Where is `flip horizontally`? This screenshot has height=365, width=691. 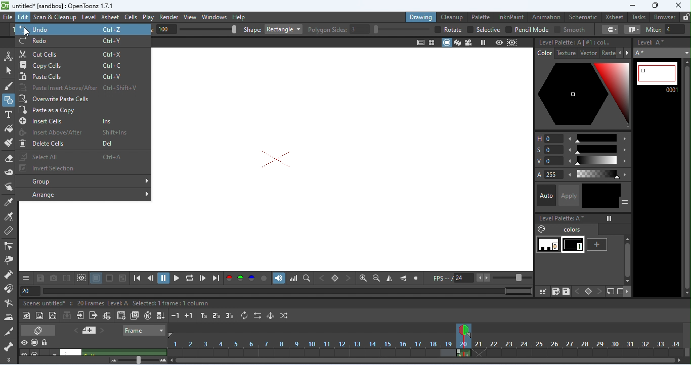
flip horizontally is located at coordinates (390, 279).